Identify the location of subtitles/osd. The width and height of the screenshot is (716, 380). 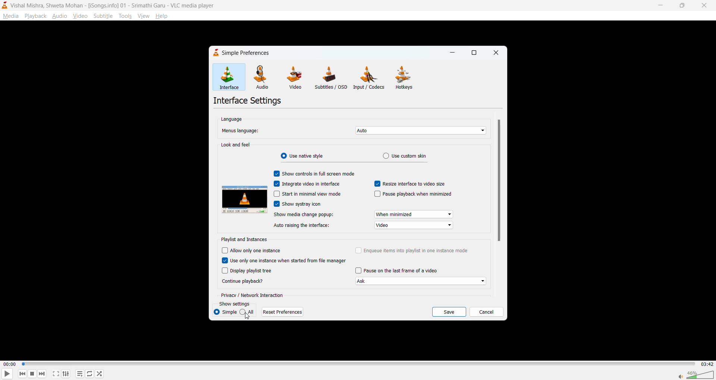
(333, 79).